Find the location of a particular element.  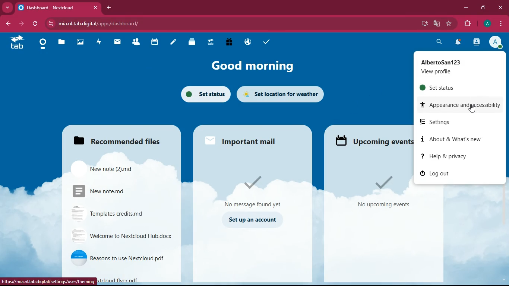

tab is located at coordinates (18, 44).